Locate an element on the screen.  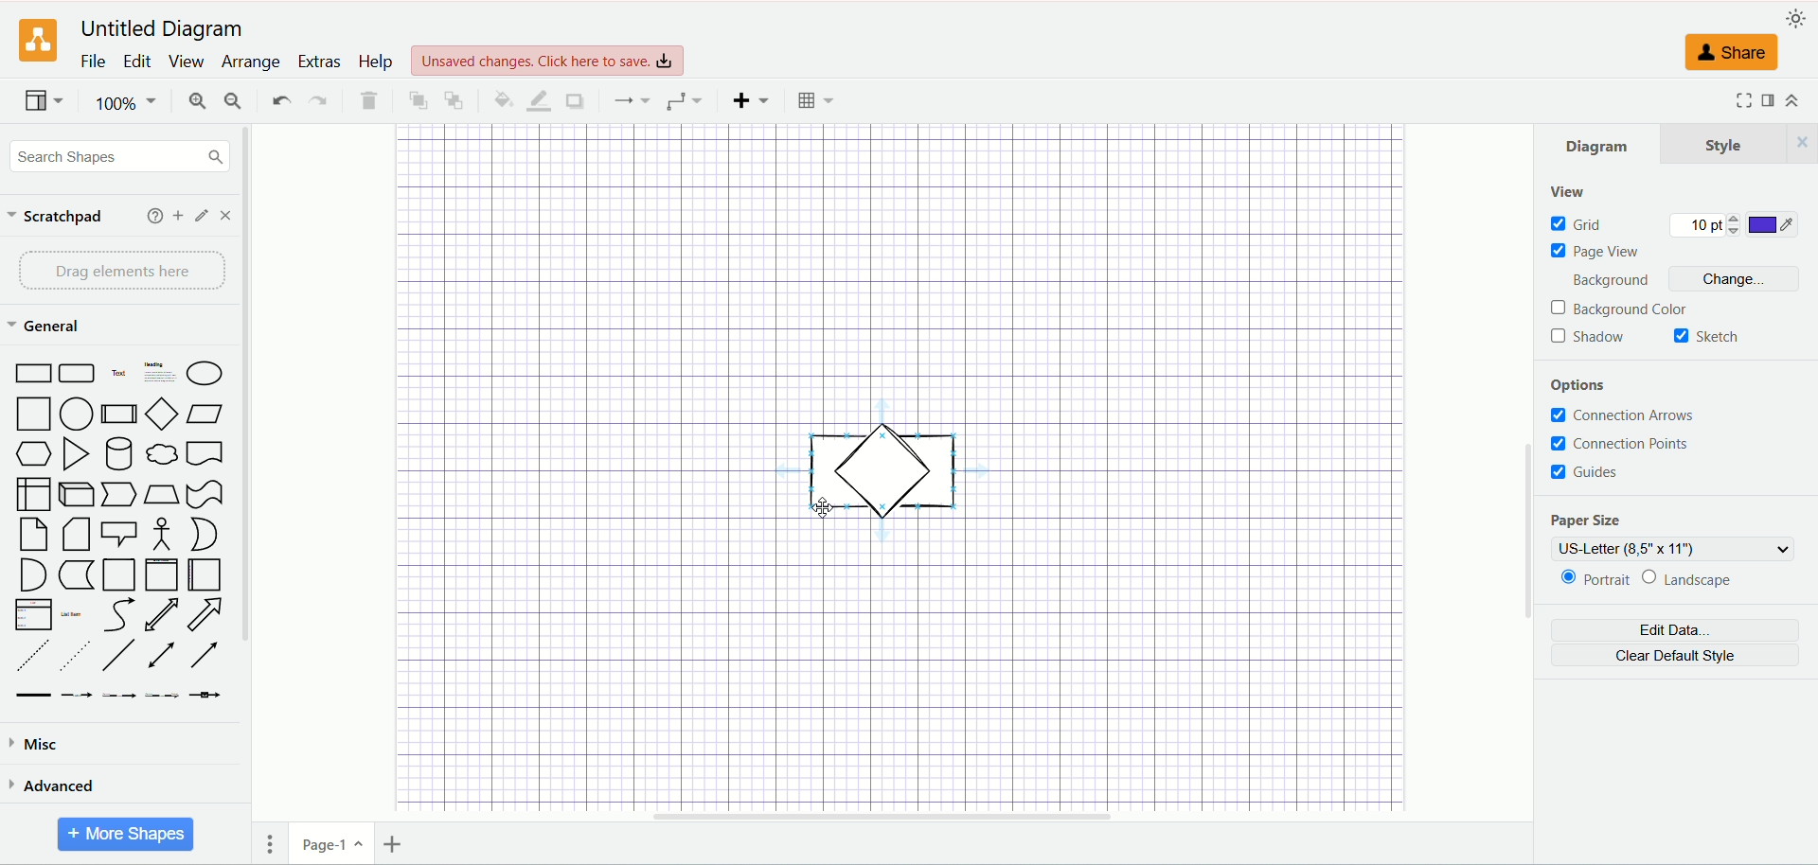
Rectantangle is located at coordinates (32, 373).